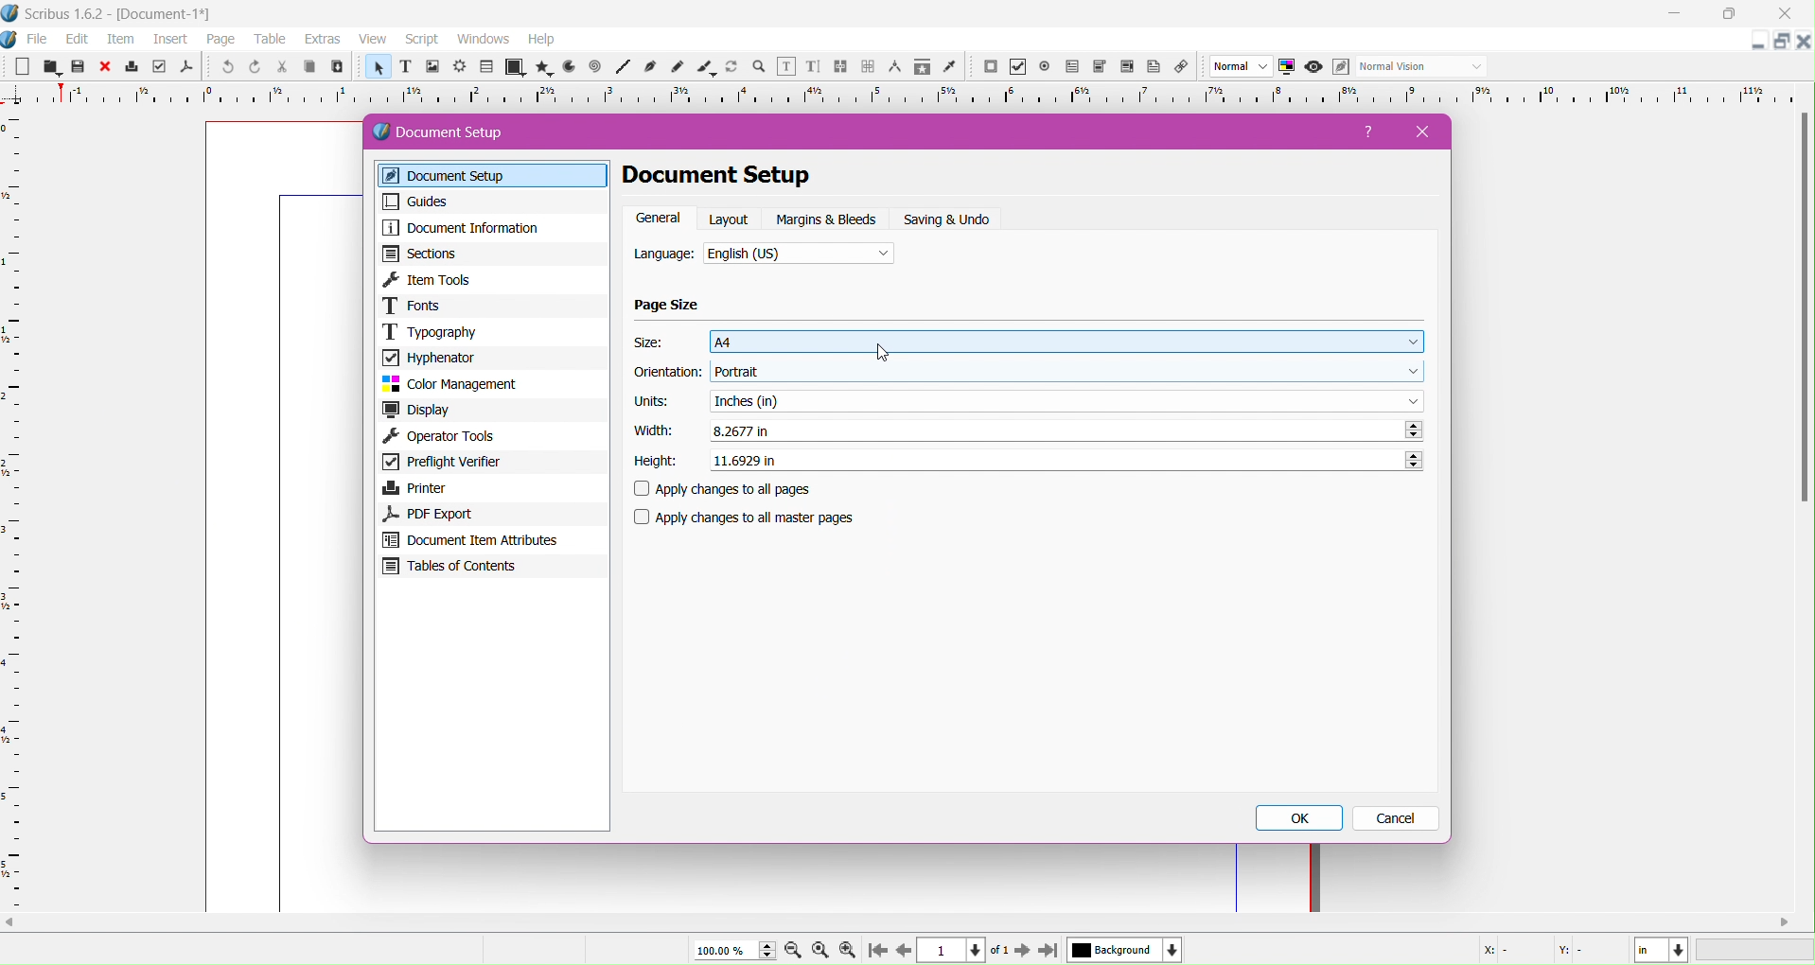 This screenshot has width=1815, height=965. What do you see at coordinates (795, 952) in the screenshot?
I see `zoom out` at bounding box center [795, 952].